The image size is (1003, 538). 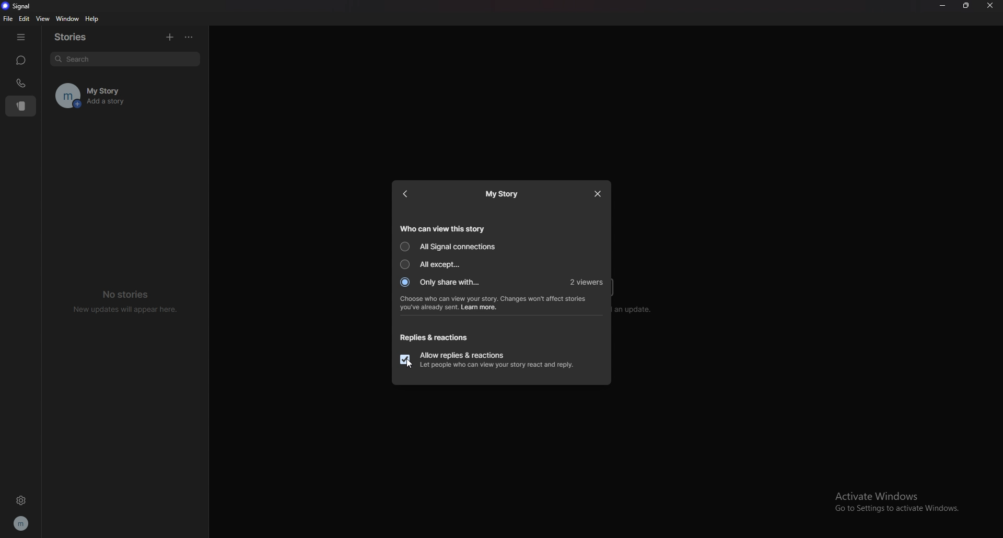 I want to click on help, so click(x=92, y=19).